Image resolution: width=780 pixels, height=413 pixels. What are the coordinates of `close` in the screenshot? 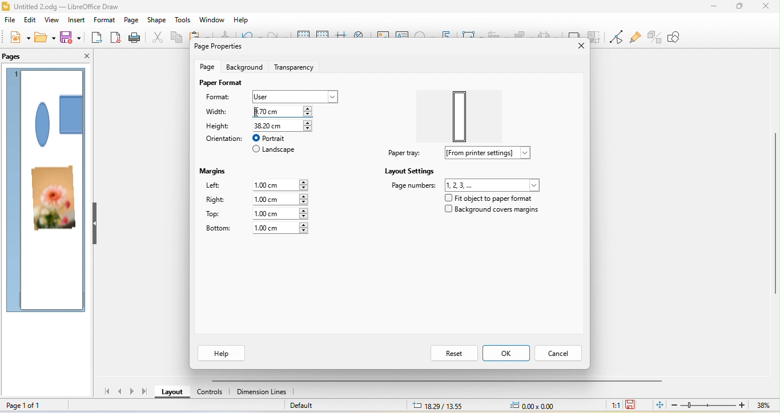 It's located at (578, 47).